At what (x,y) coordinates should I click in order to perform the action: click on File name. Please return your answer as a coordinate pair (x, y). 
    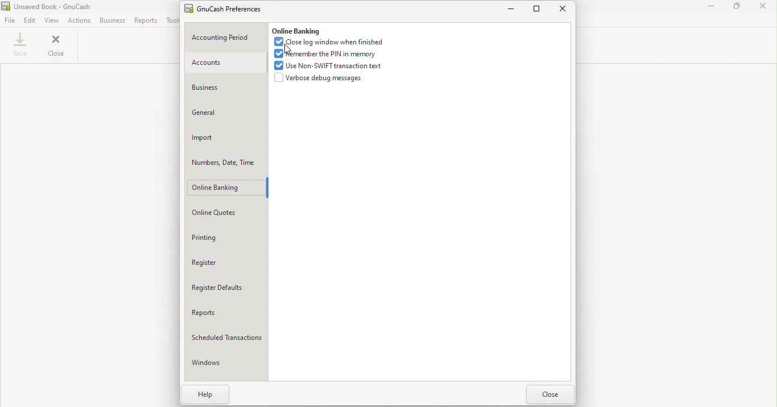
    Looking at the image, I should click on (53, 6).